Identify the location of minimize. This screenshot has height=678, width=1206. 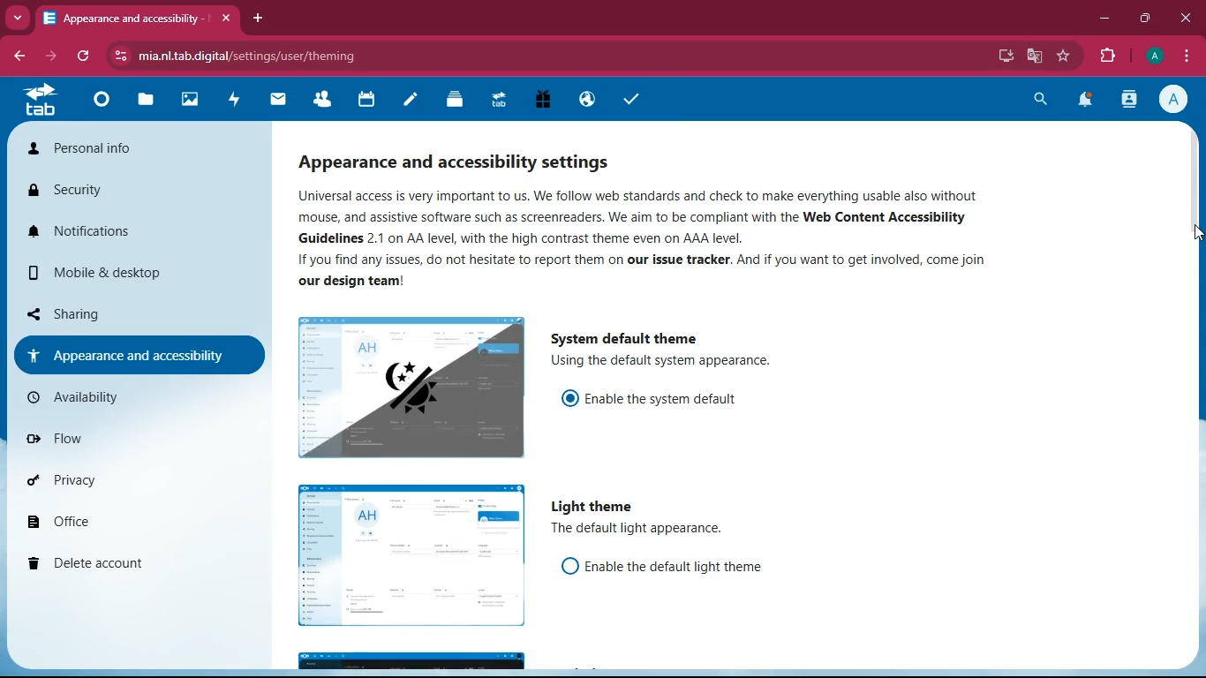
(1105, 19).